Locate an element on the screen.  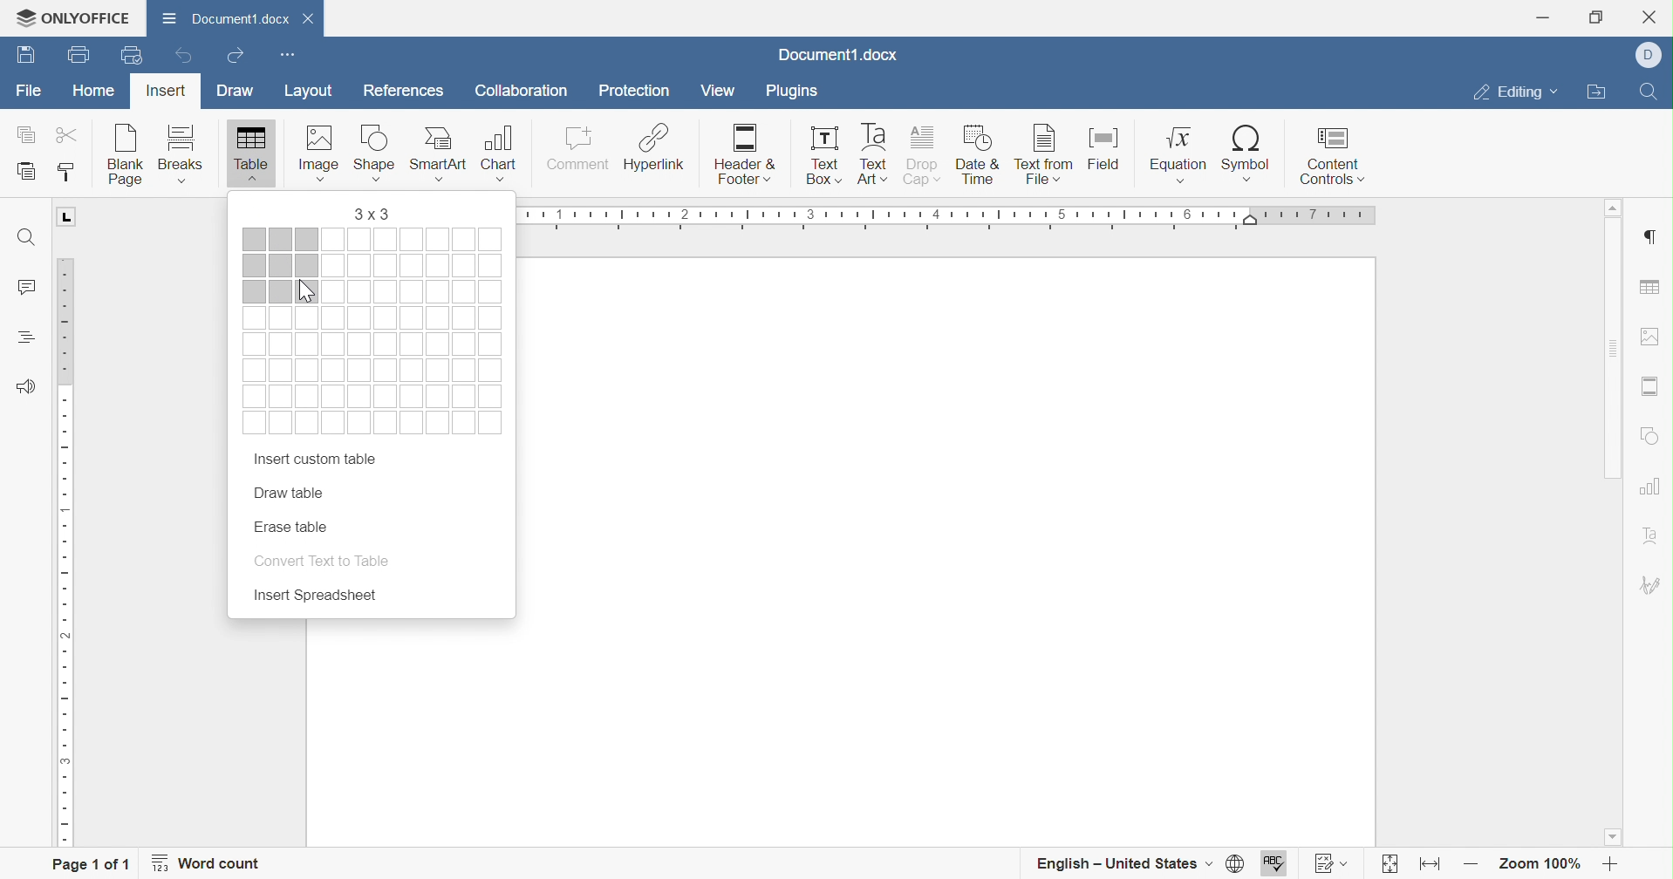
ONLYOFFICE is located at coordinates (79, 18).